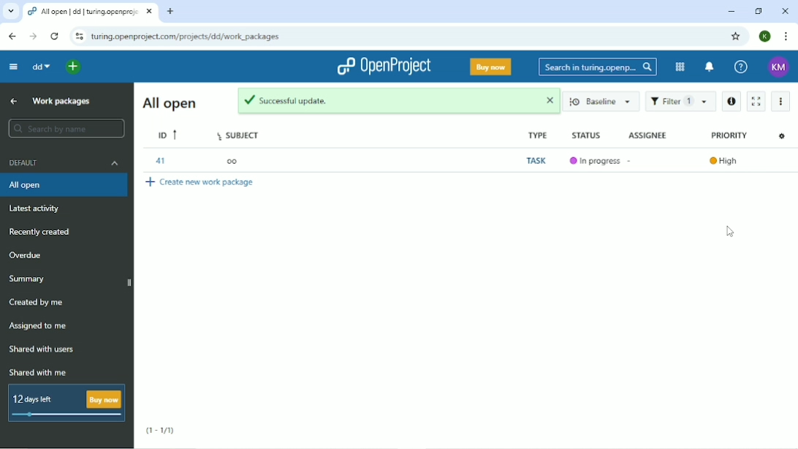 The width and height of the screenshot is (798, 449). What do you see at coordinates (186, 38) in the screenshot?
I see `Site address` at bounding box center [186, 38].